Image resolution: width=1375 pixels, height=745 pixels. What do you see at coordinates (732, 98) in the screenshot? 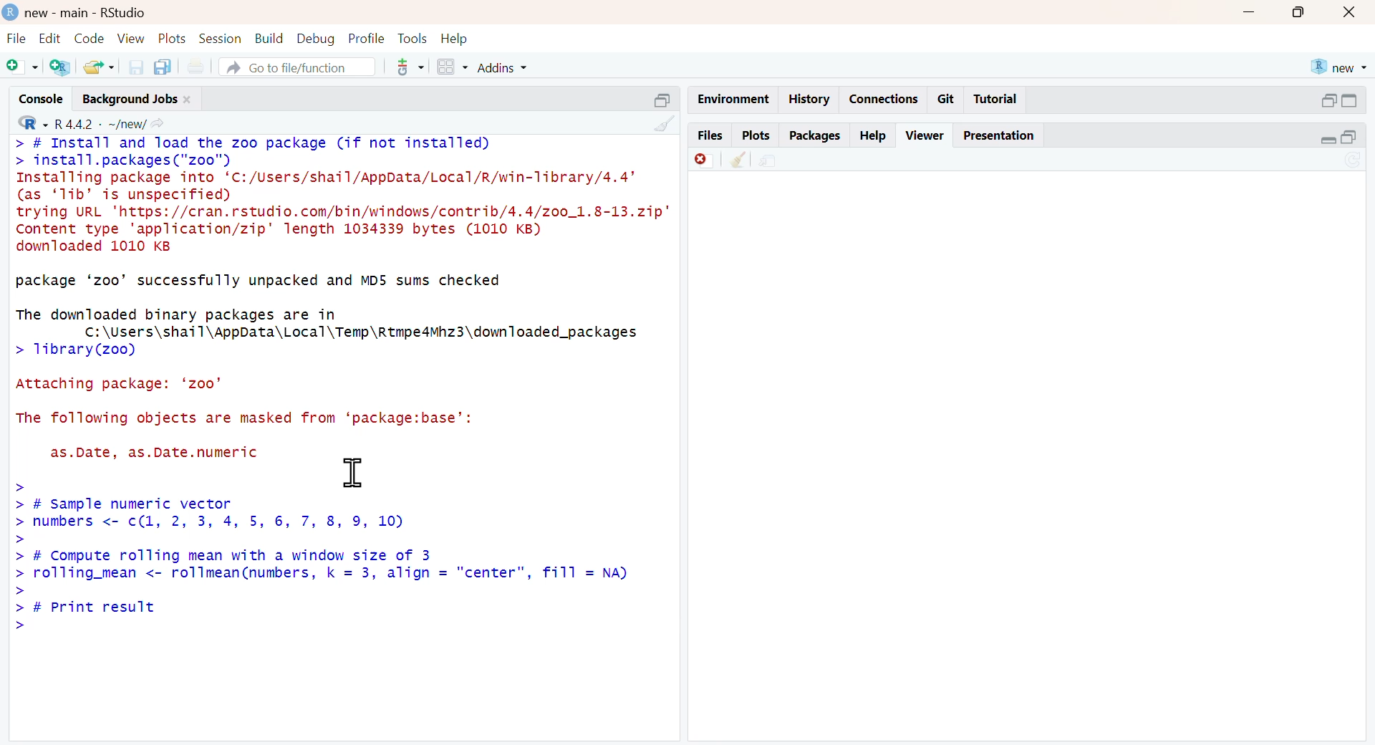
I see `enviornment` at bounding box center [732, 98].